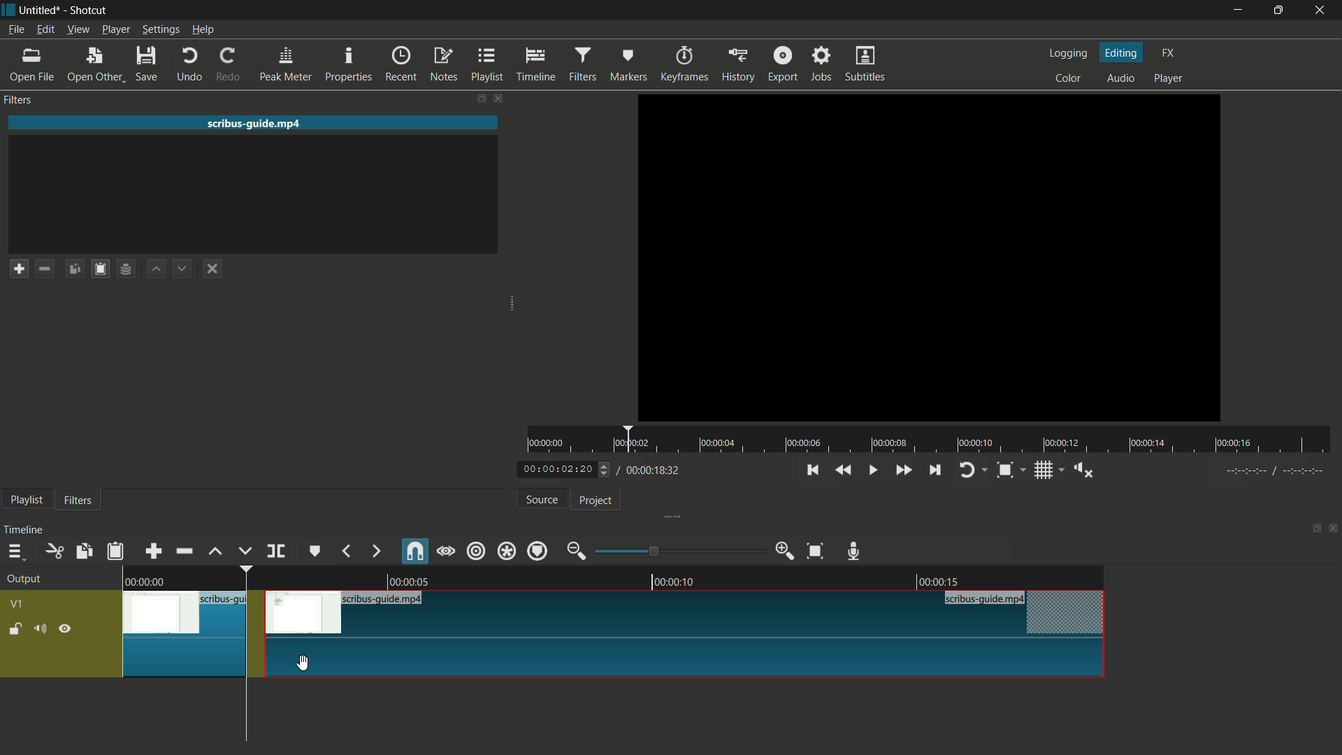  I want to click on logging, so click(1067, 53).